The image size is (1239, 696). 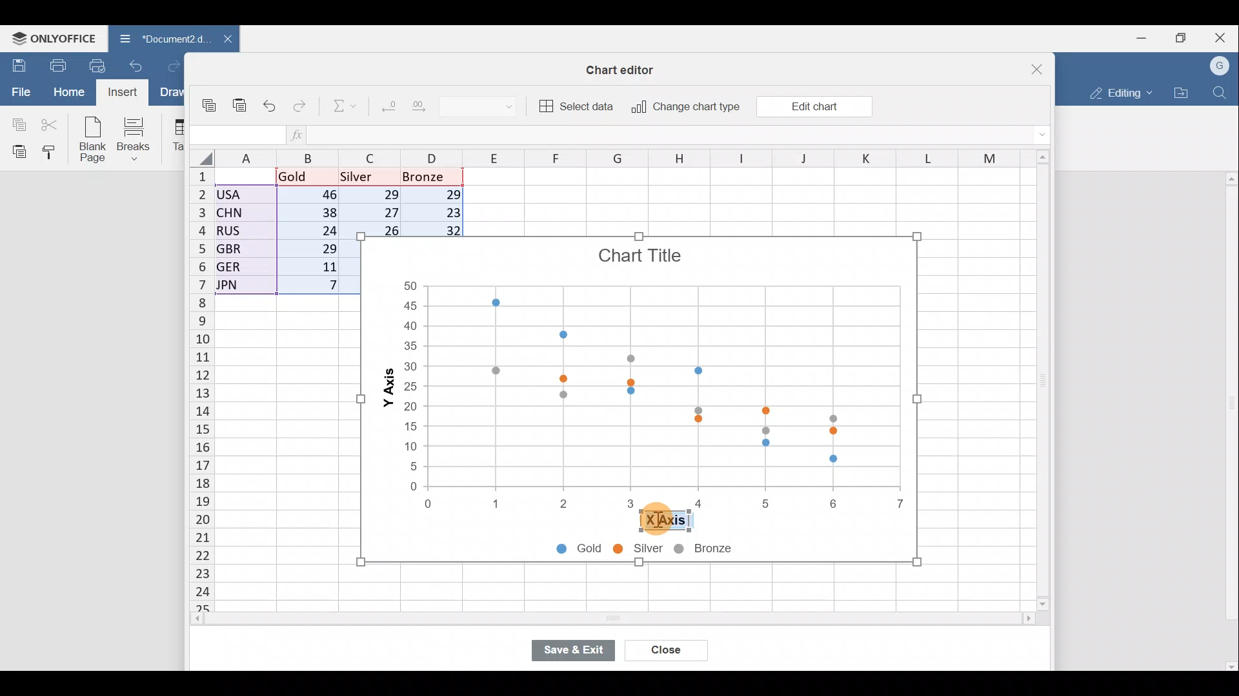 What do you see at coordinates (51, 124) in the screenshot?
I see `Cut` at bounding box center [51, 124].